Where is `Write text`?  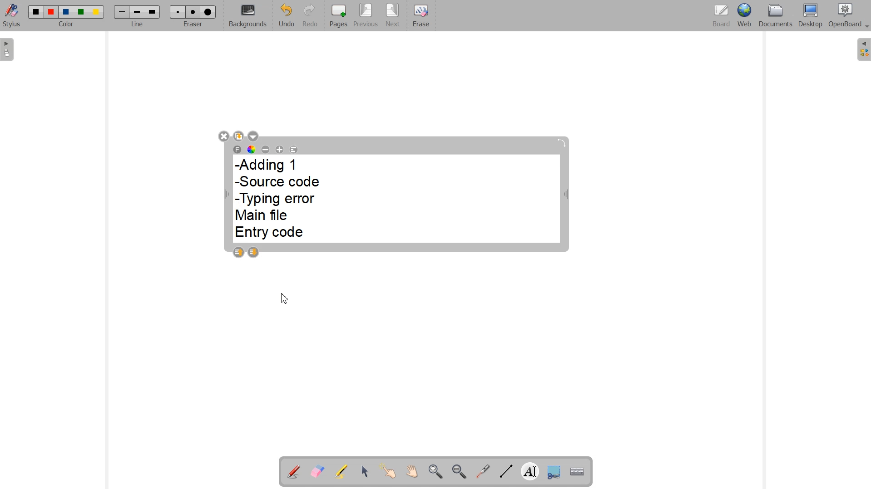
Write text is located at coordinates (530, 470).